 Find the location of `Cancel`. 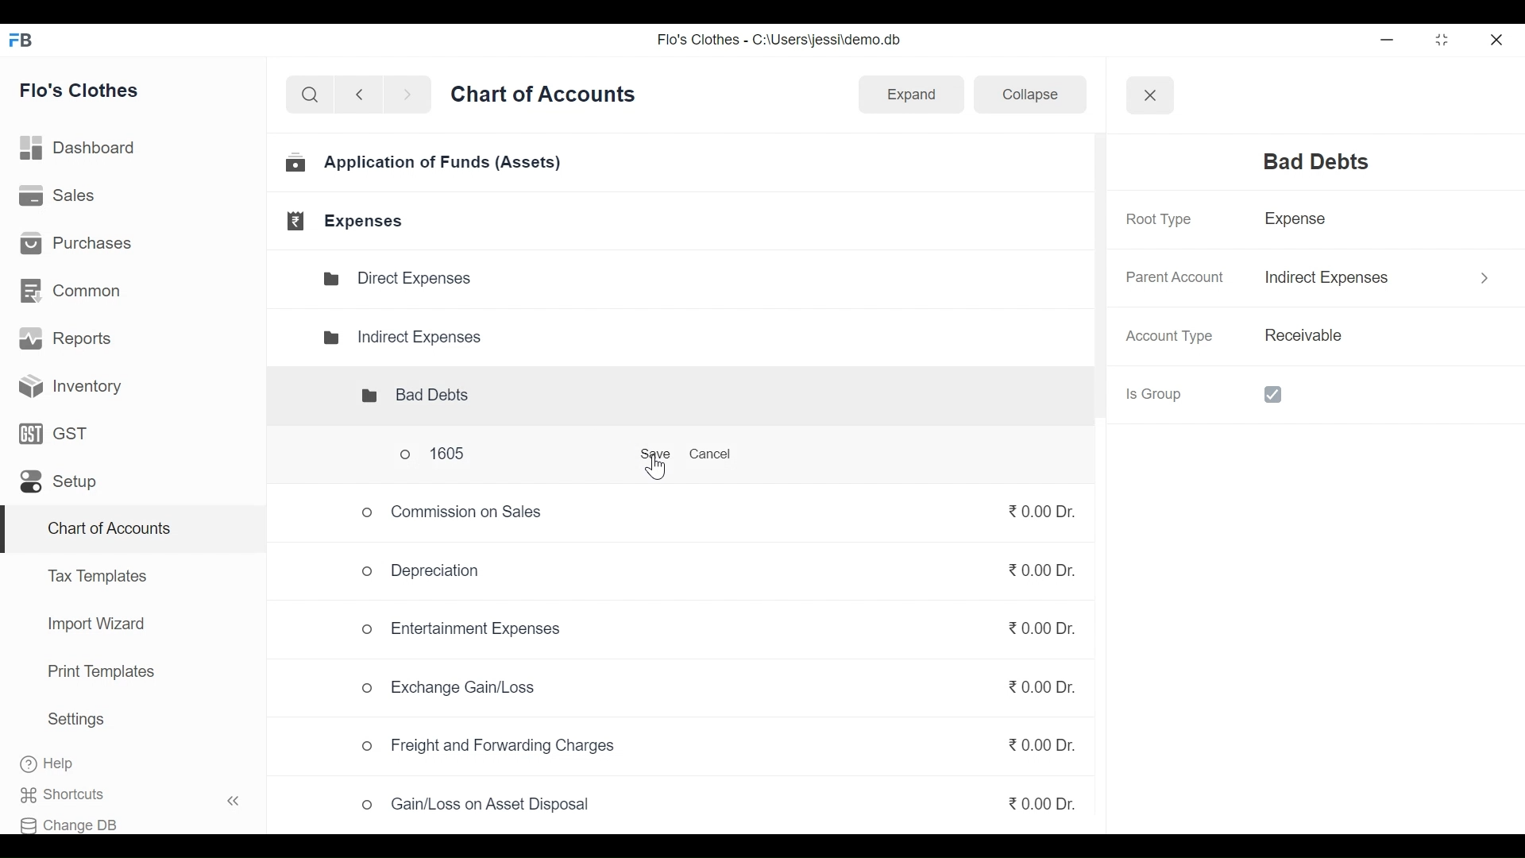

Cancel is located at coordinates (716, 455).